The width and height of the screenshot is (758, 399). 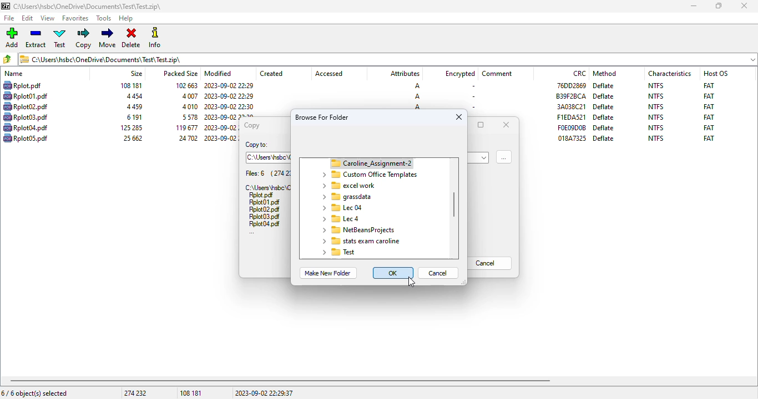 What do you see at coordinates (572, 138) in the screenshot?
I see `CRC` at bounding box center [572, 138].